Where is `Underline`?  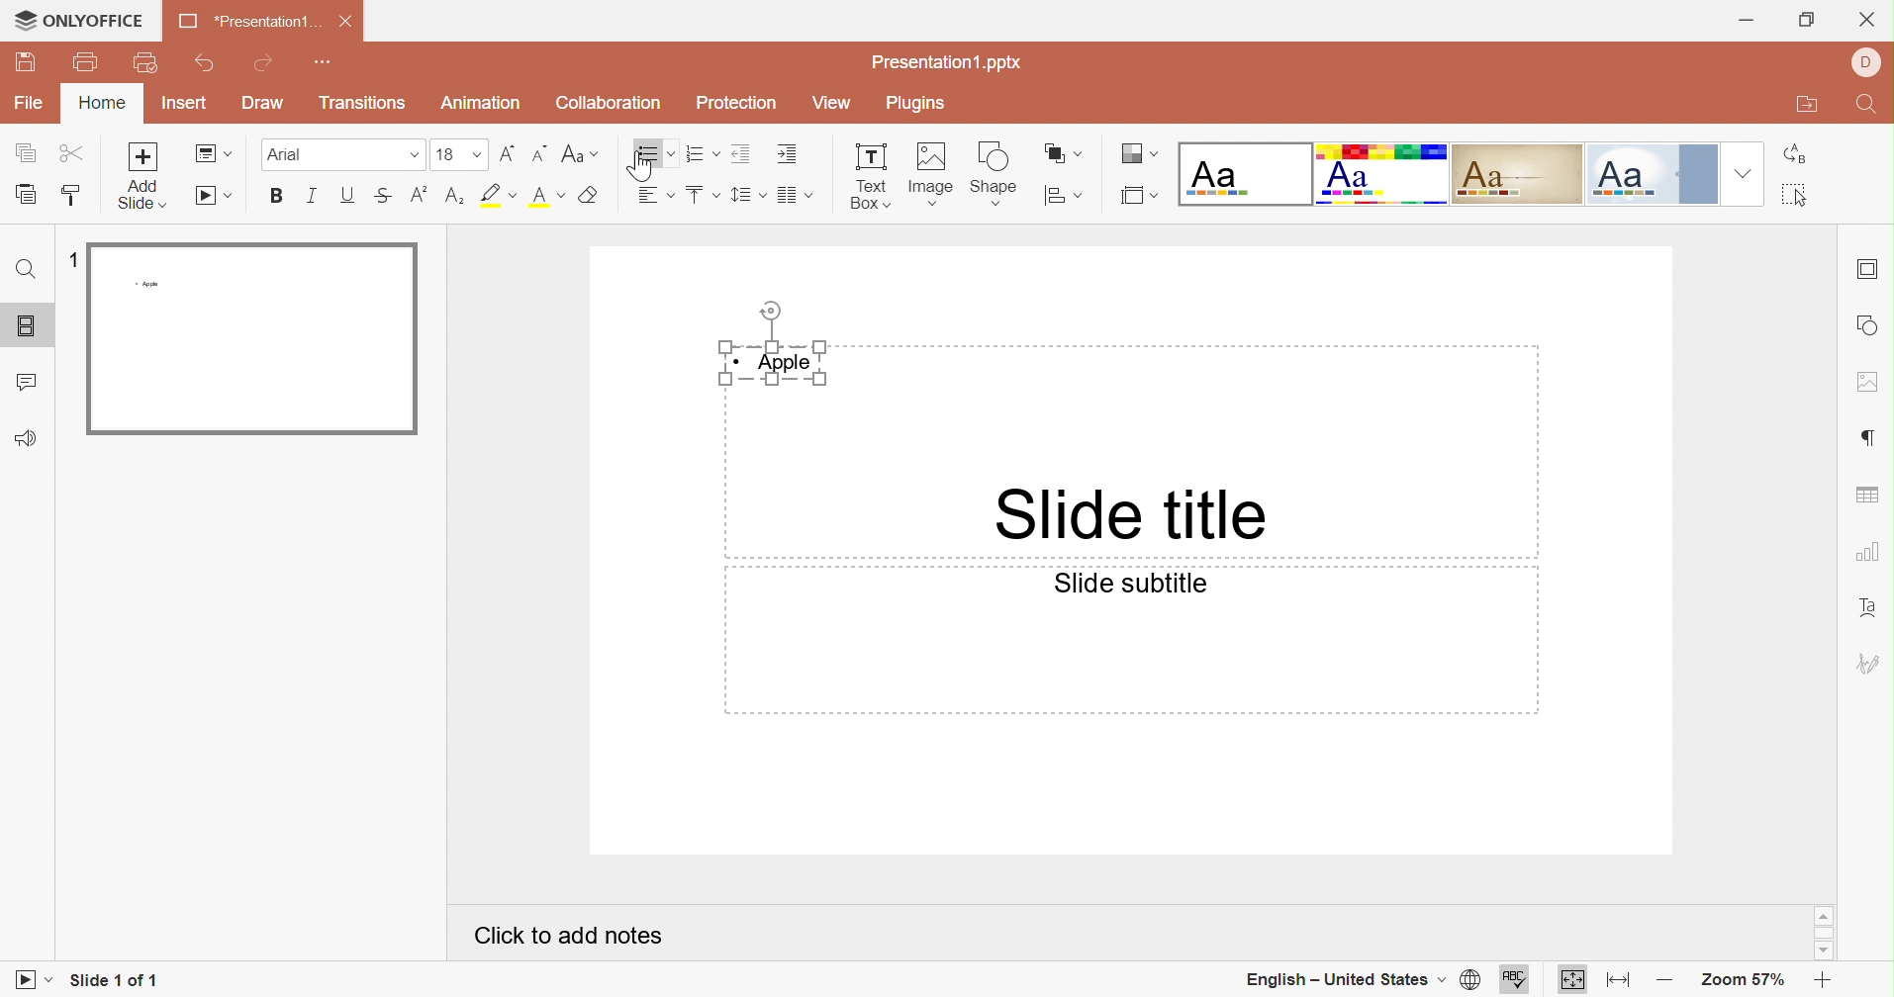
Underline is located at coordinates (348, 197).